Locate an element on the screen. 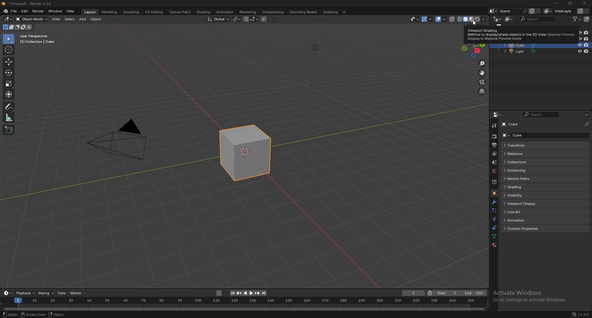 This screenshot has height=318, width=592. hide in viewport is located at coordinates (579, 45).